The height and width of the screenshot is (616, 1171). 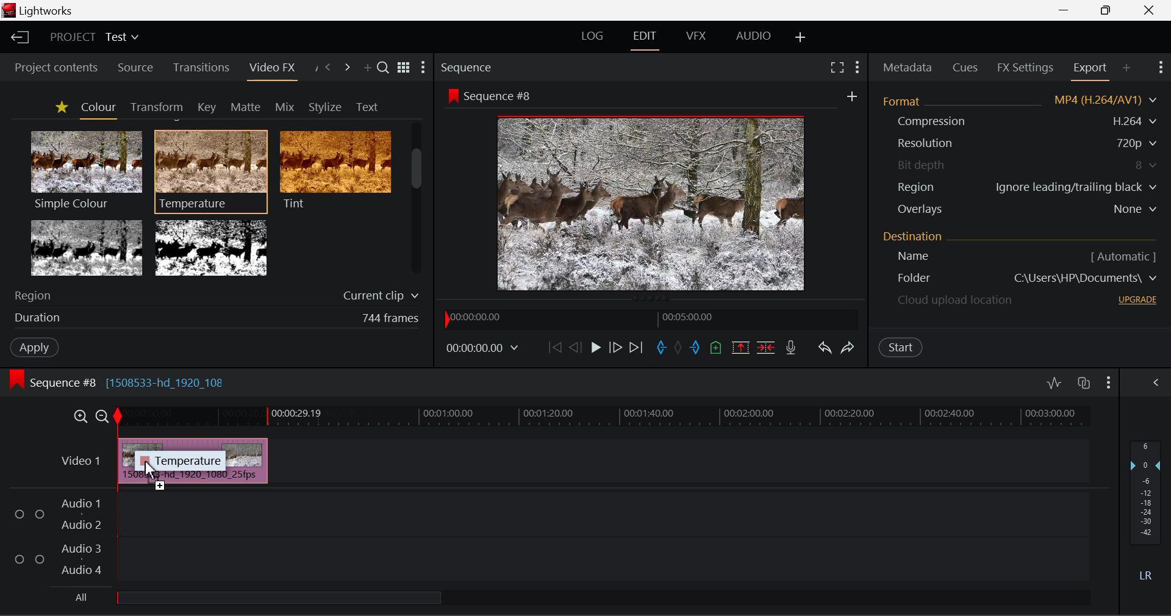 What do you see at coordinates (82, 596) in the screenshot?
I see `All` at bounding box center [82, 596].